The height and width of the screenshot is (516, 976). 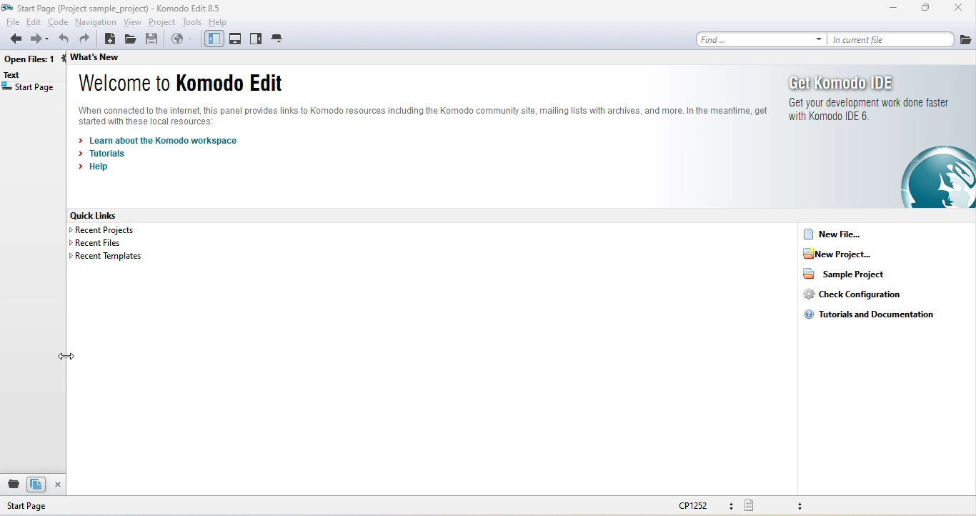 What do you see at coordinates (708, 507) in the screenshot?
I see `cp1252` at bounding box center [708, 507].